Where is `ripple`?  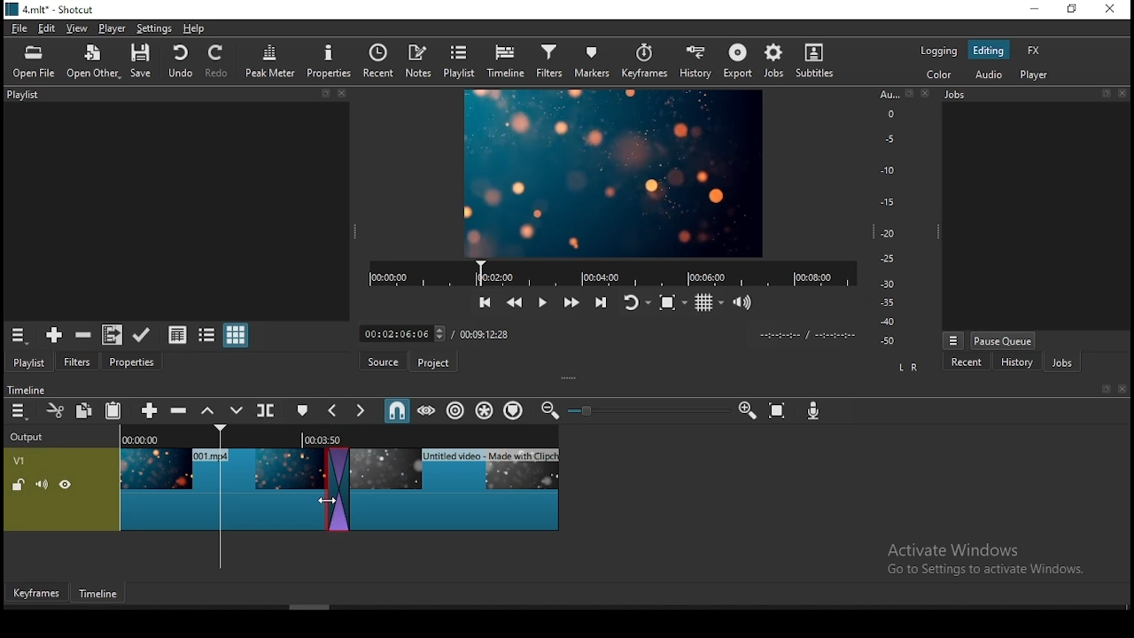 ripple is located at coordinates (456, 409).